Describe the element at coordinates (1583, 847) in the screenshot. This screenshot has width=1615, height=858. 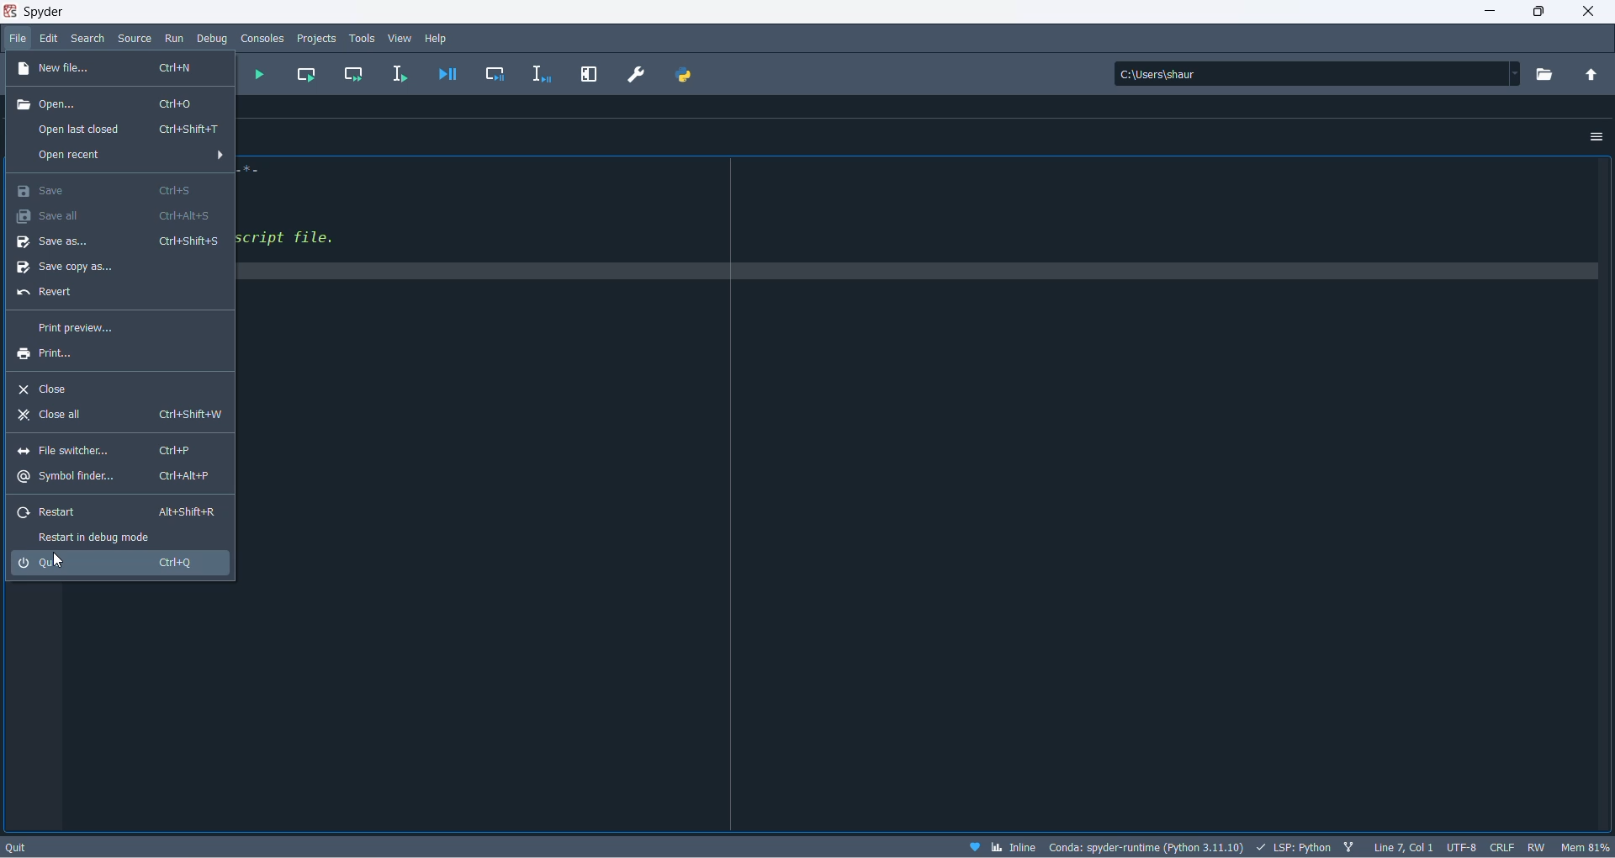
I see `memory` at that location.